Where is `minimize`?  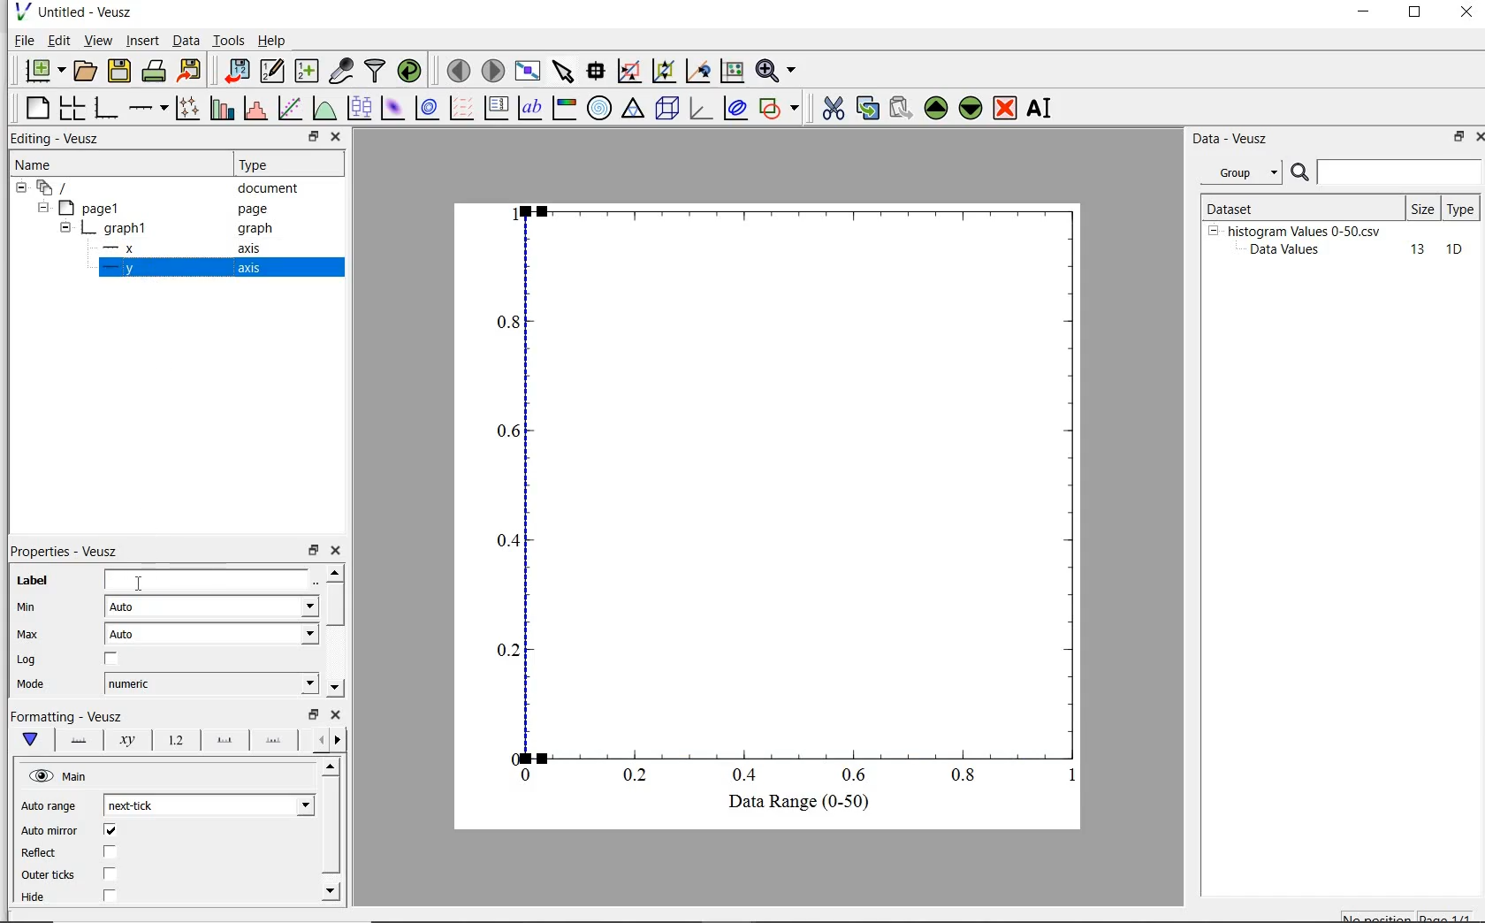
minimize is located at coordinates (1365, 14).